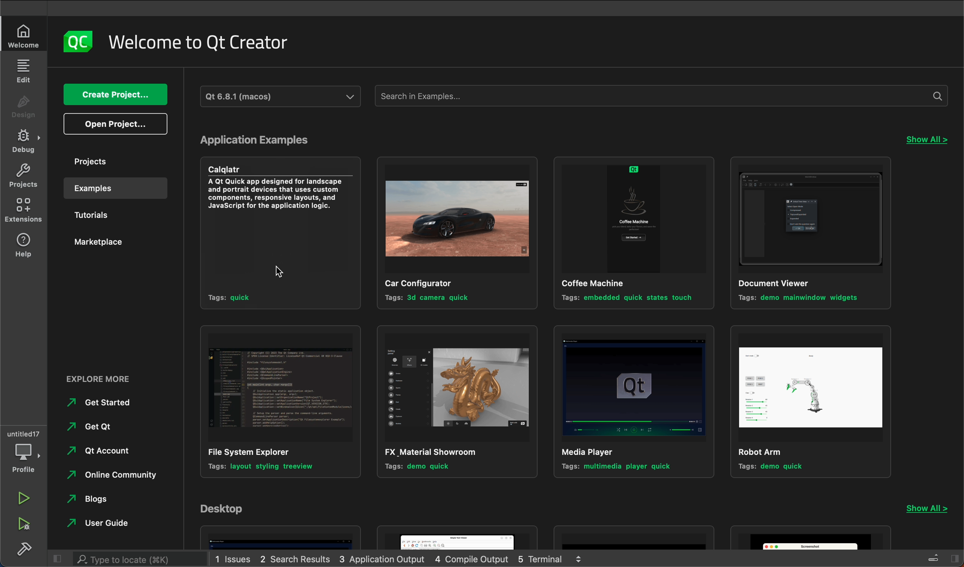  What do you see at coordinates (230, 509) in the screenshot?
I see `desktop` at bounding box center [230, 509].